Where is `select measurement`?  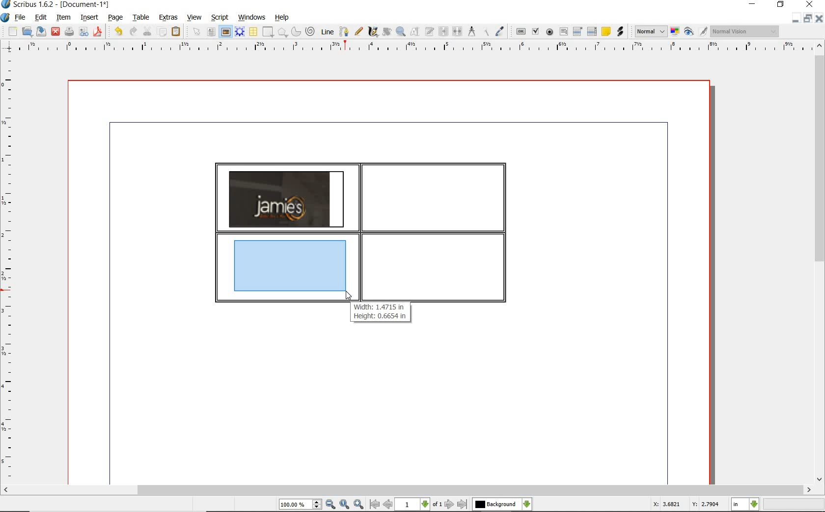 select measurement is located at coordinates (745, 504).